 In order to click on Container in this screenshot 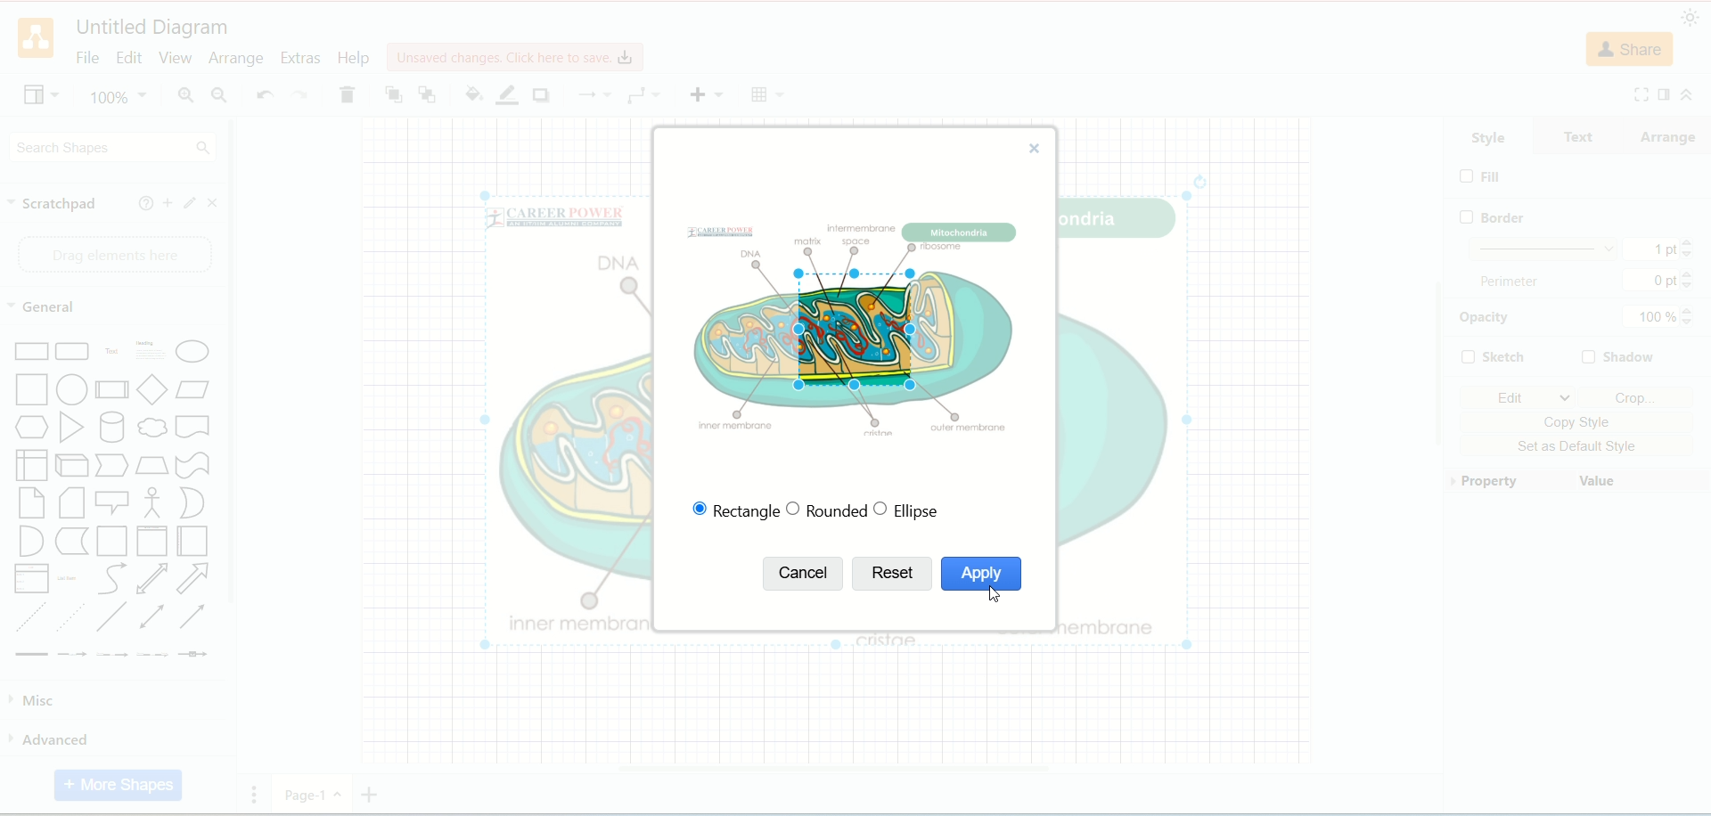, I will do `click(113, 542)`.